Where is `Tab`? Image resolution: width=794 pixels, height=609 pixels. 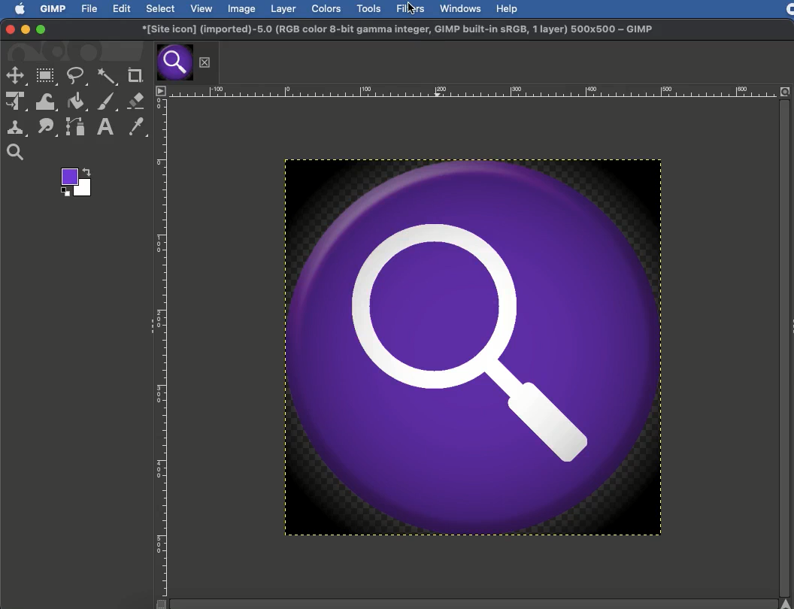 Tab is located at coordinates (174, 62).